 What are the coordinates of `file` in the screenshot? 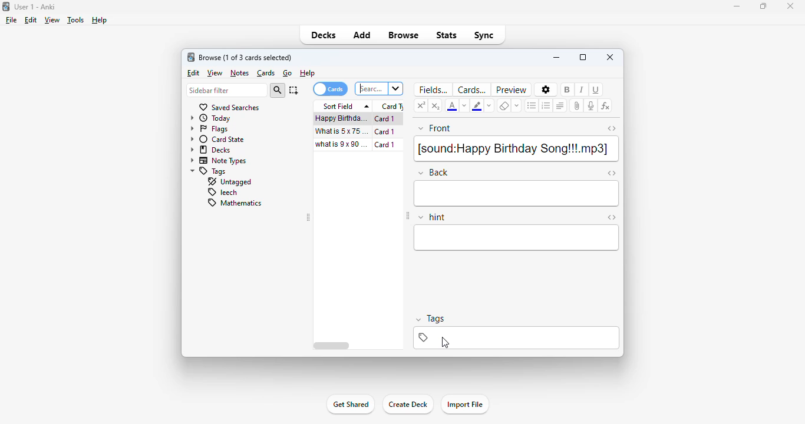 It's located at (11, 20).